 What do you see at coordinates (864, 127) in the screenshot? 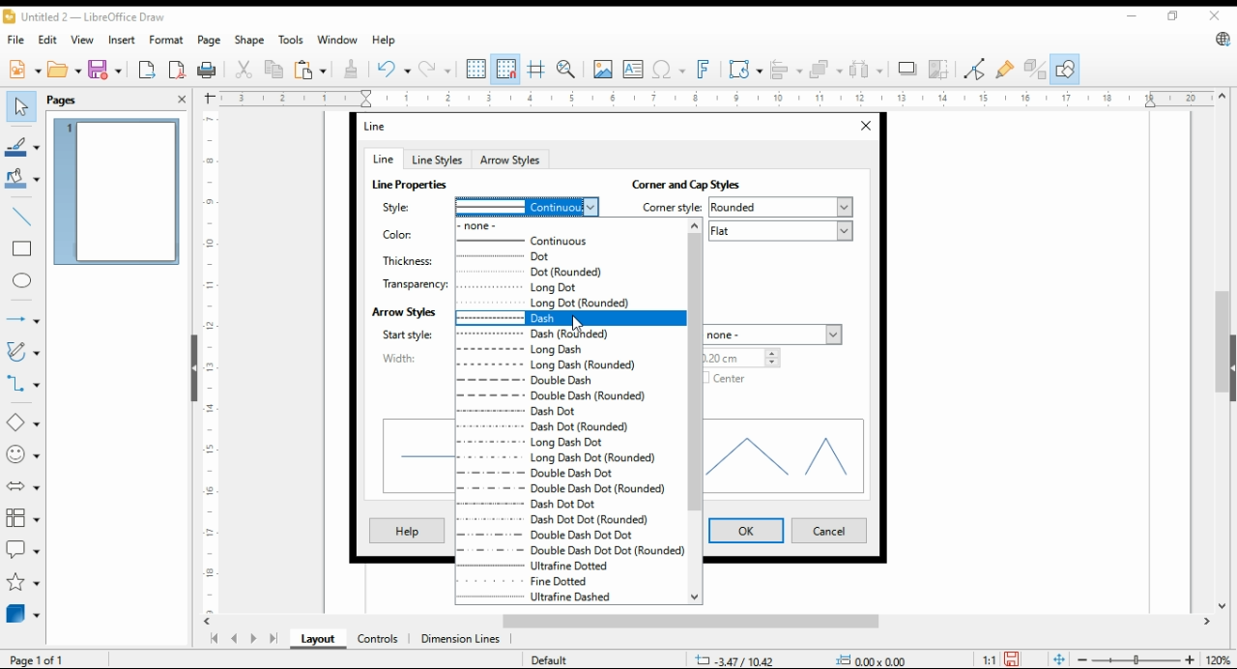
I see `close window` at bounding box center [864, 127].